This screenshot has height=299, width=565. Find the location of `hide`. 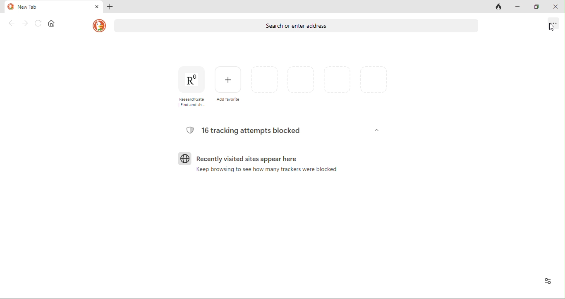

hide is located at coordinates (376, 130).